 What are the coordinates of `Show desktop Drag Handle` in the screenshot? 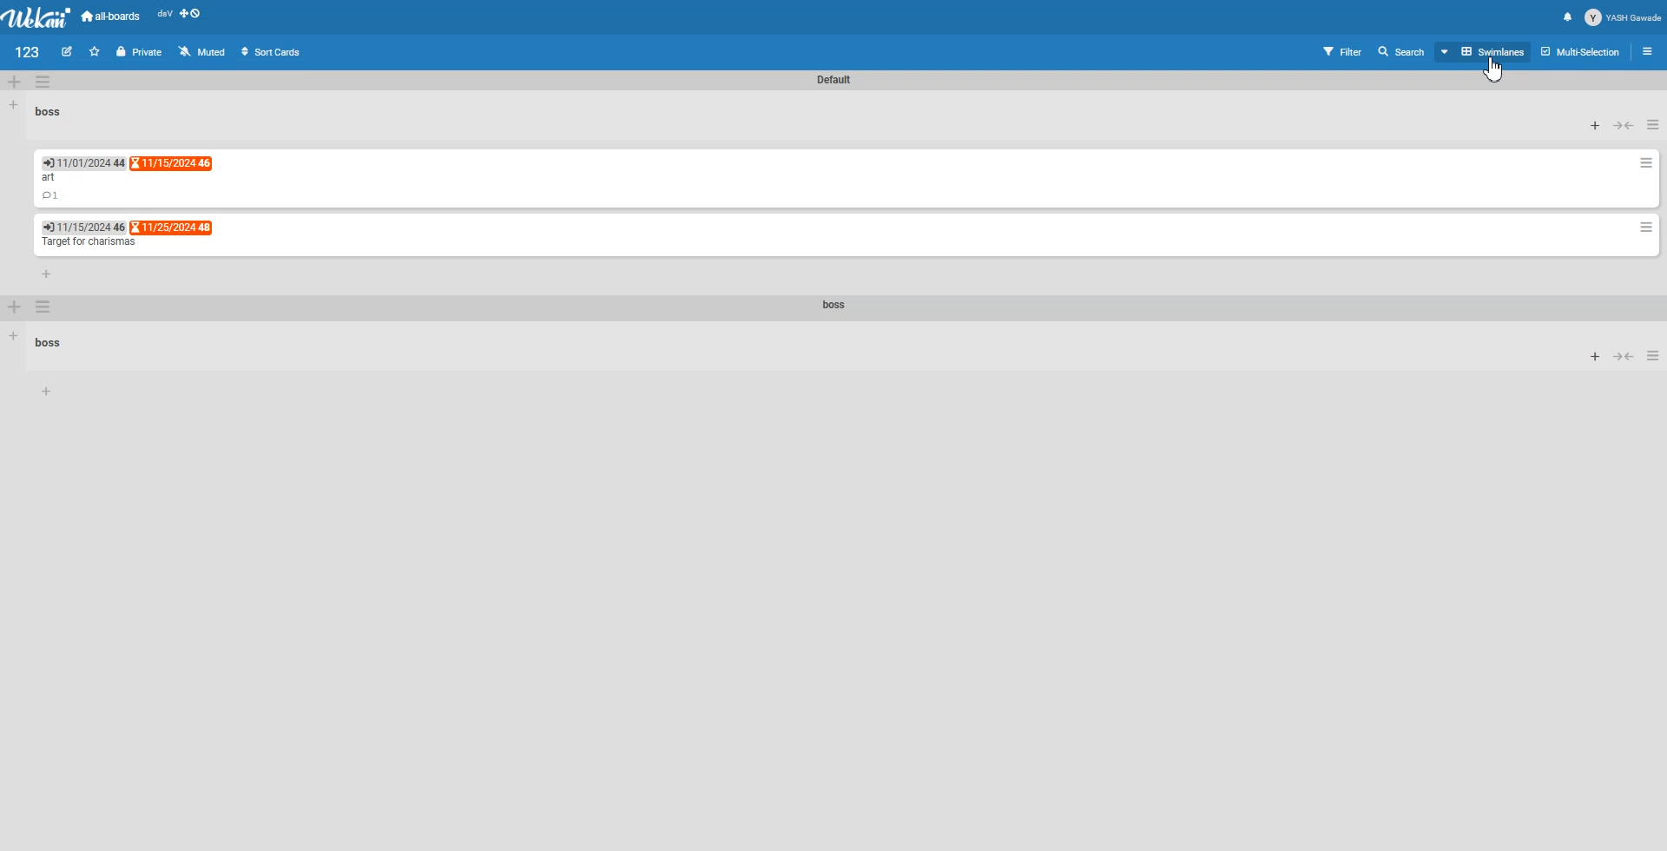 It's located at (192, 14).